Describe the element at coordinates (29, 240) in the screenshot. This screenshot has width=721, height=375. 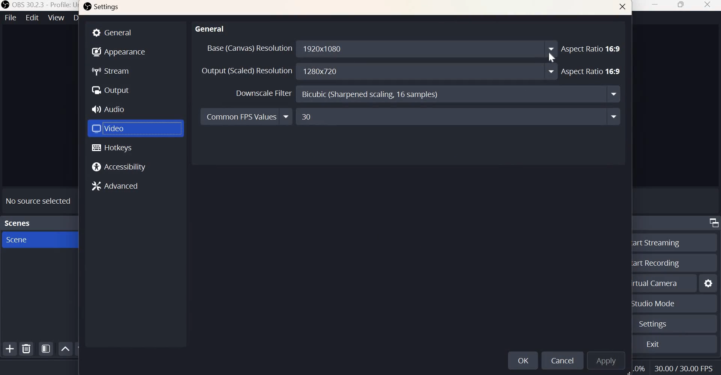
I see `Scene` at that location.